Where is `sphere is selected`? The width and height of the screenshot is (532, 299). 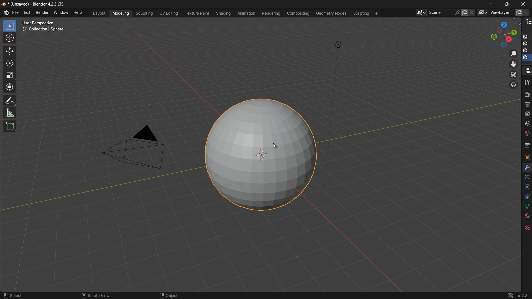 sphere is selected is located at coordinates (260, 152).